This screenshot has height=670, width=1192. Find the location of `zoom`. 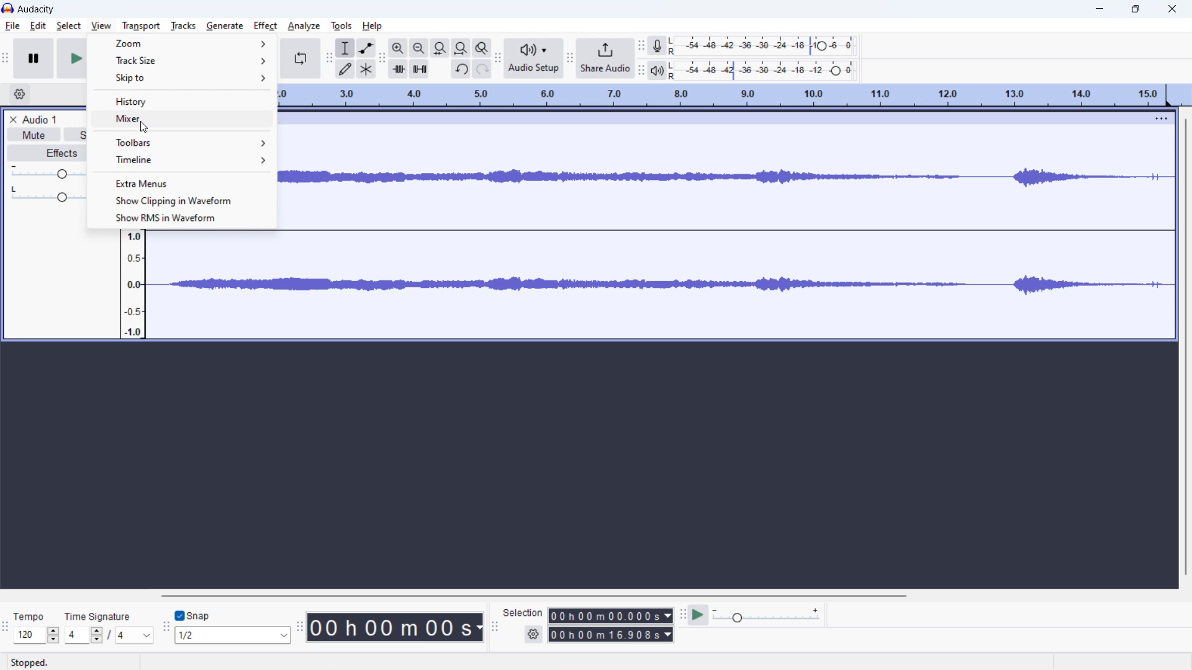

zoom is located at coordinates (182, 43).